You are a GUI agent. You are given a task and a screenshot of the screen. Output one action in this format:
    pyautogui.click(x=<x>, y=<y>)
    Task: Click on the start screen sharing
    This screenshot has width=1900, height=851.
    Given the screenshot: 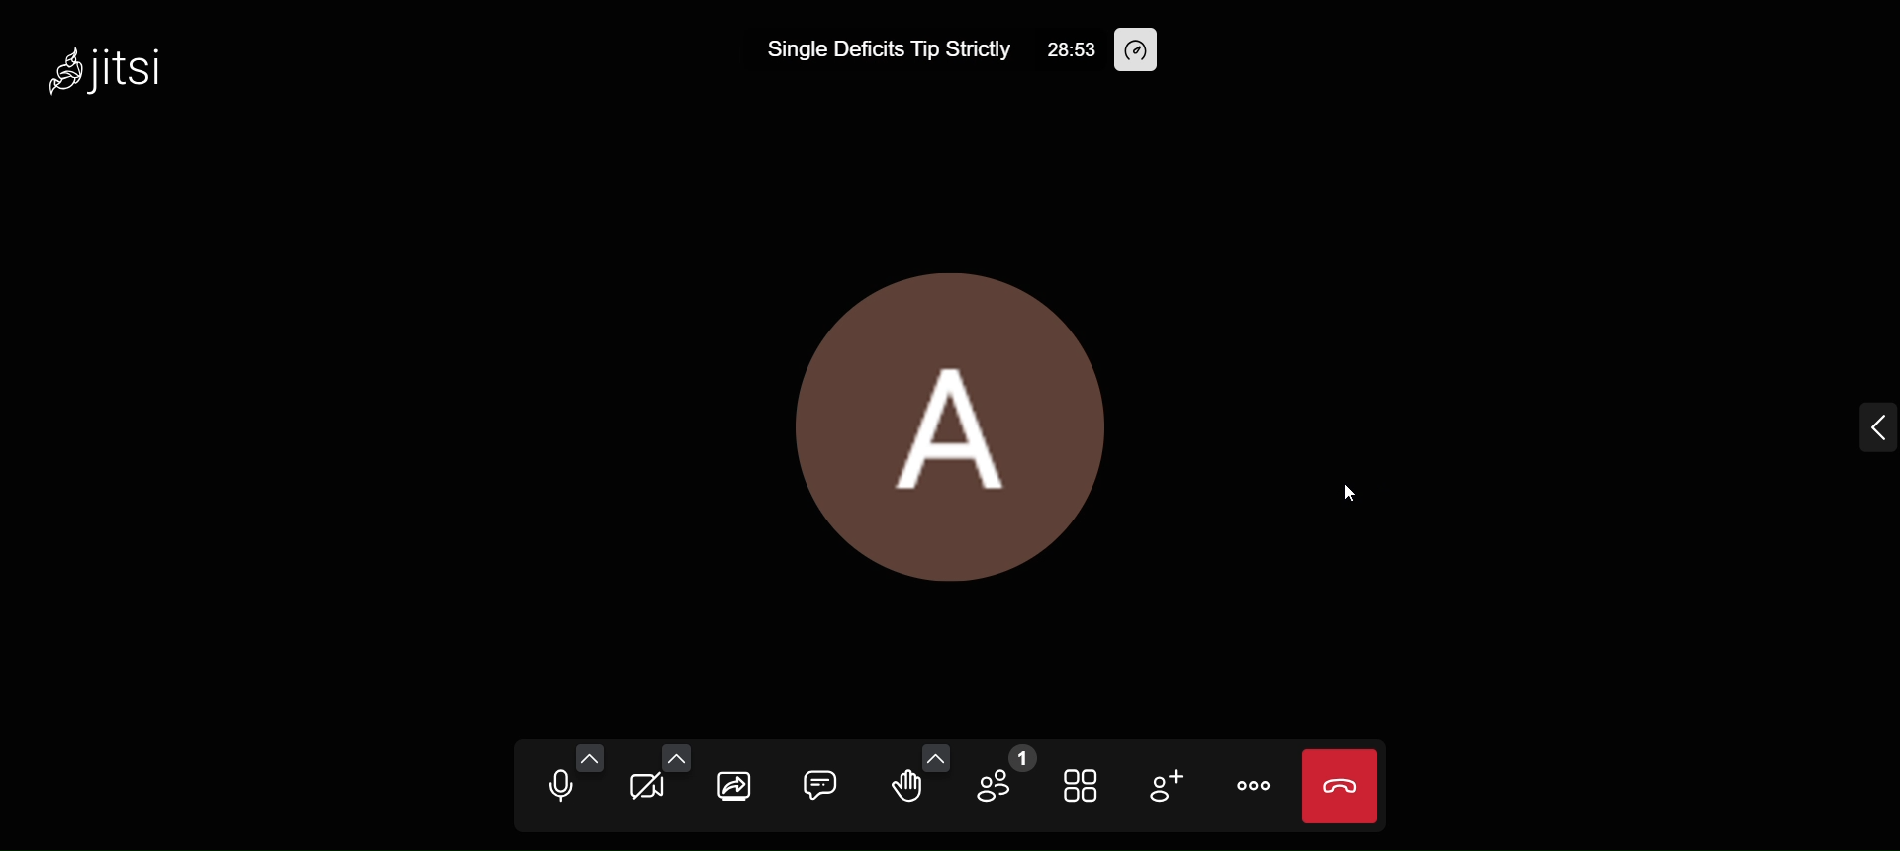 What is the action you would take?
    pyautogui.click(x=731, y=784)
    